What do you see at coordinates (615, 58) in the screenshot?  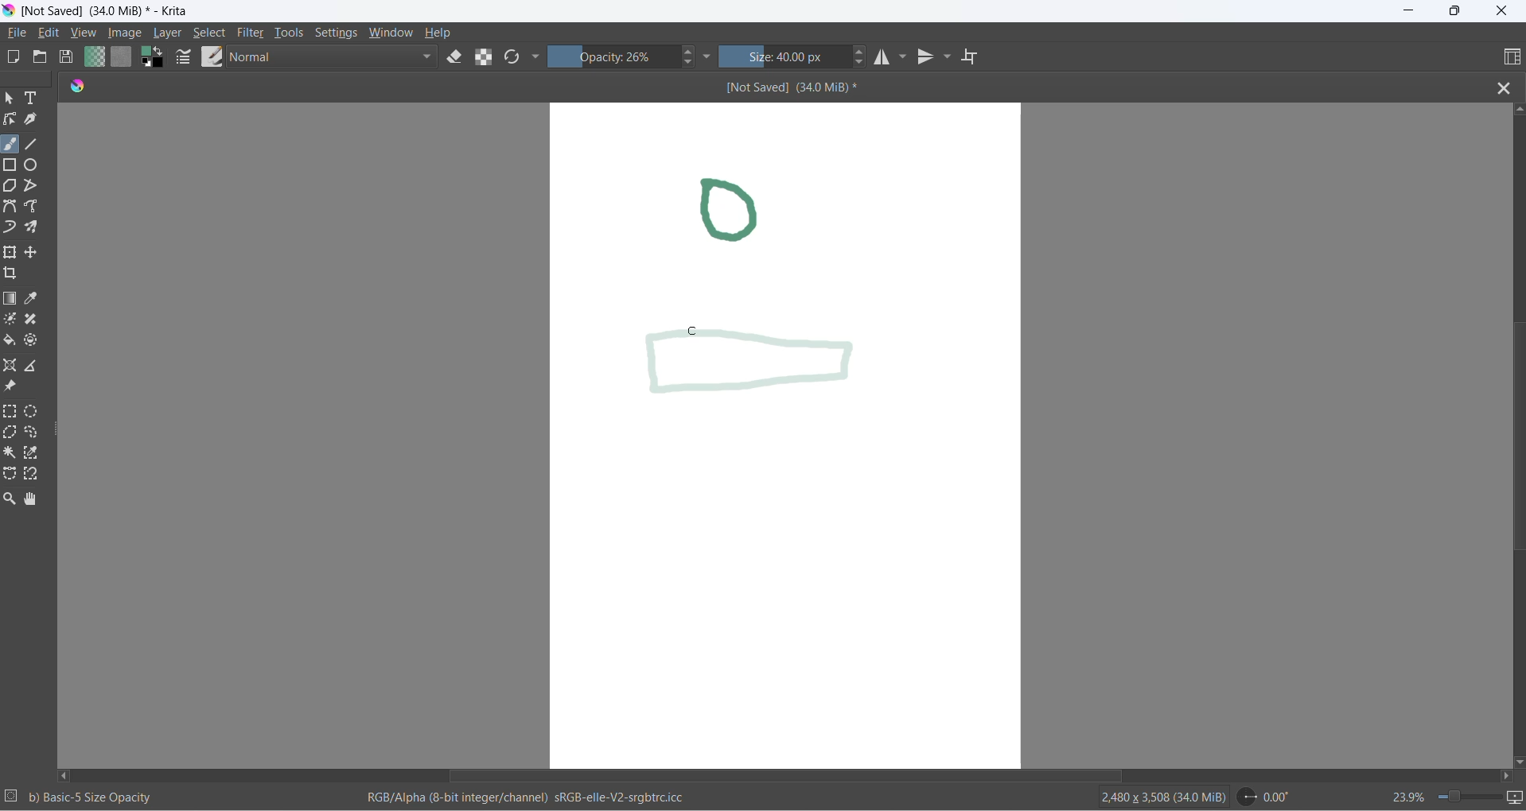 I see `opacity percentange` at bounding box center [615, 58].